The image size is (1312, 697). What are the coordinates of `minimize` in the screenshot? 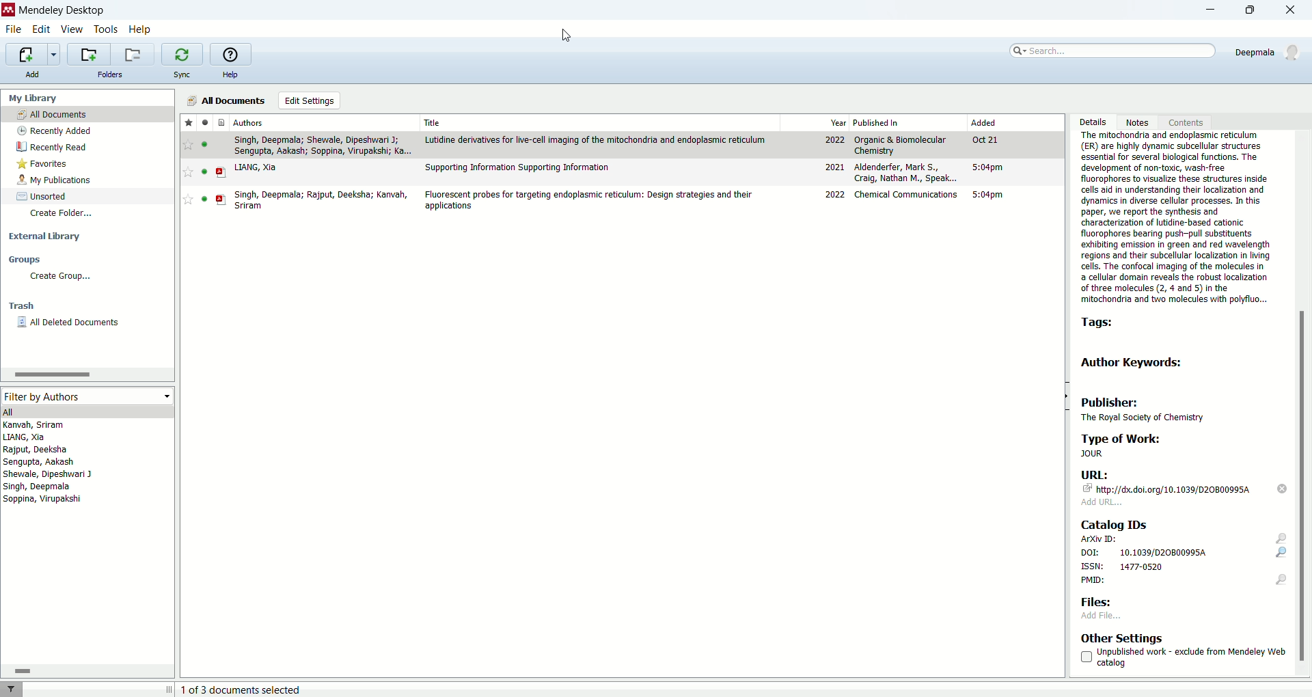 It's located at (1204, 12).